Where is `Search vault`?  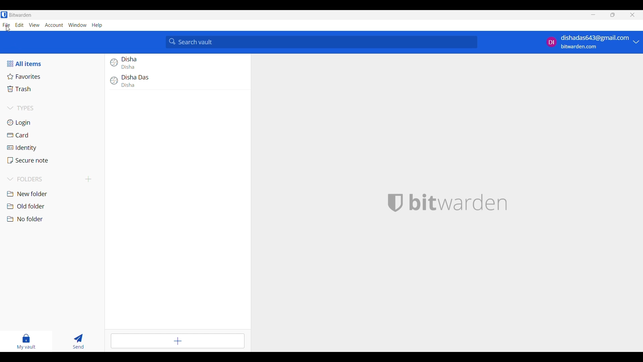
Search vault is located at coordinates (322, 42).